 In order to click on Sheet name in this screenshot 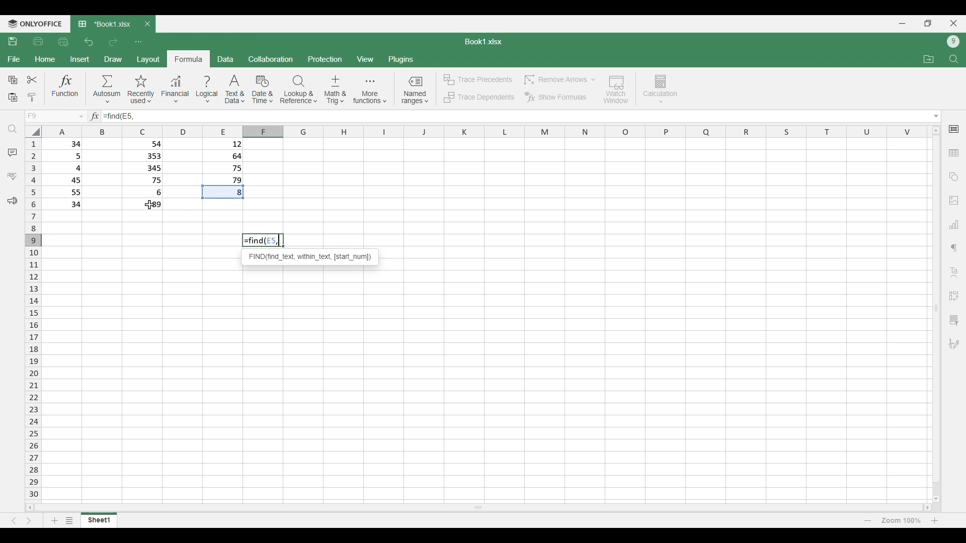, I will do `click(484, 42)`.